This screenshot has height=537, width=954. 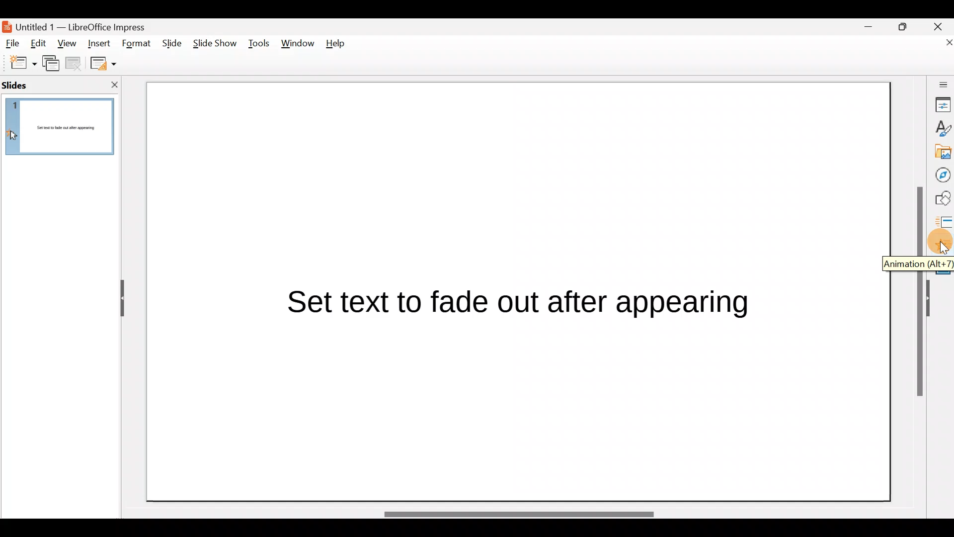 I want to click on Scroll bar, so click(x=916, y=306).